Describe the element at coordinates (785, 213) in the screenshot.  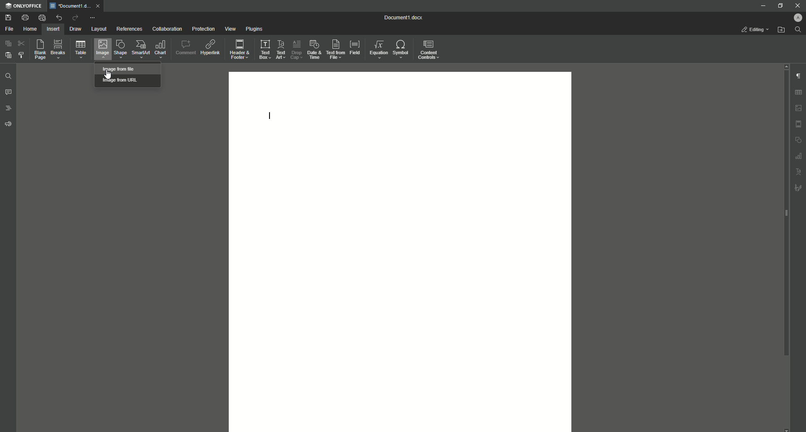
I see `Scroll bar` at that location.